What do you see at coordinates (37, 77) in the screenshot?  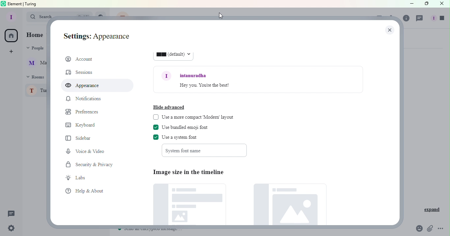 I see `Rooms` at bounding box center [37, 77].